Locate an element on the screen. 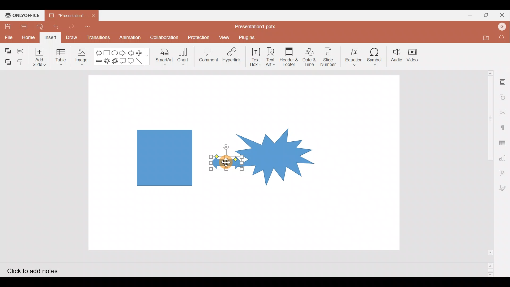 This screenshot has width=510, height=287. Copy style is located at coordinates (22, 62).